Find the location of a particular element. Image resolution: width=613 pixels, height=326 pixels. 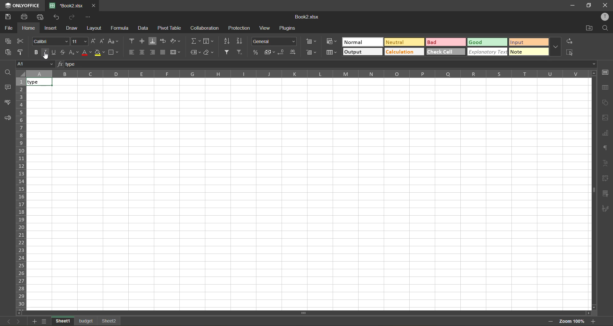

sheet list is located at coordinates (45, 321).